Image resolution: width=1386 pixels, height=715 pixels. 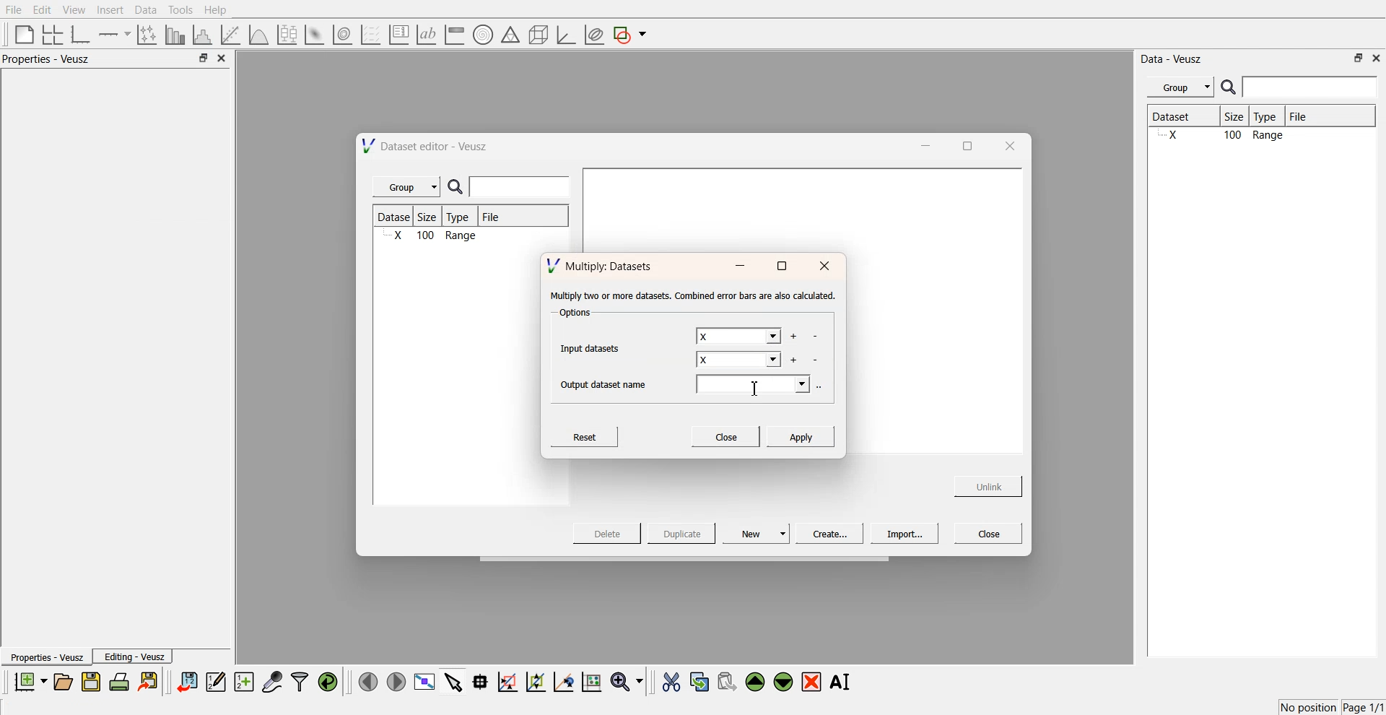 I want to click on Close., so click(x=725, y=435).